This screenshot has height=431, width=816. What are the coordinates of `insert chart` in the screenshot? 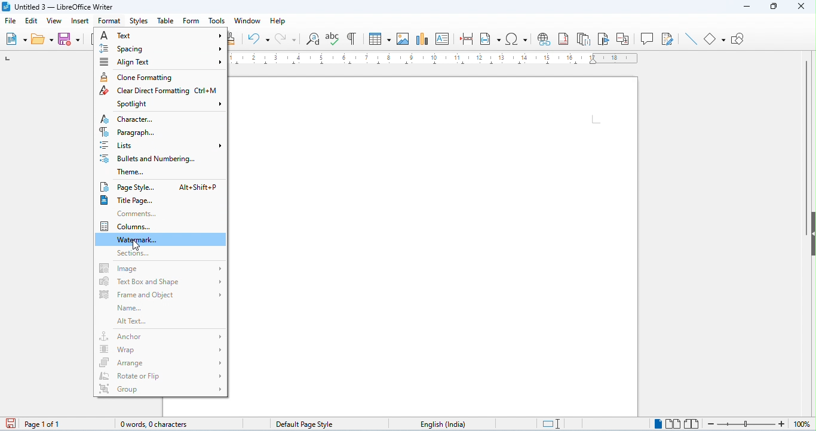 It's located at (423, 38).